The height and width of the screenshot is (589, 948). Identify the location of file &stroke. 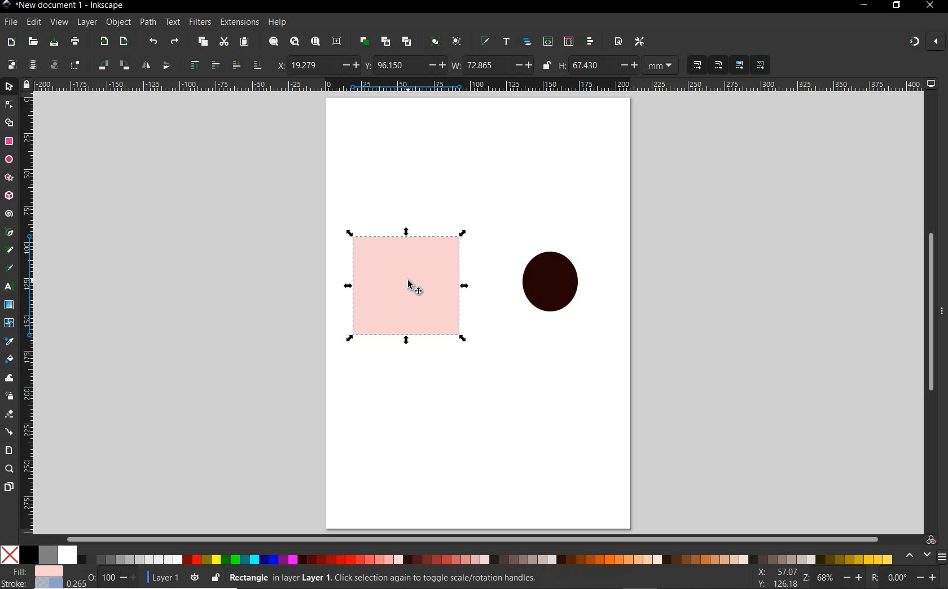
(32, 578).